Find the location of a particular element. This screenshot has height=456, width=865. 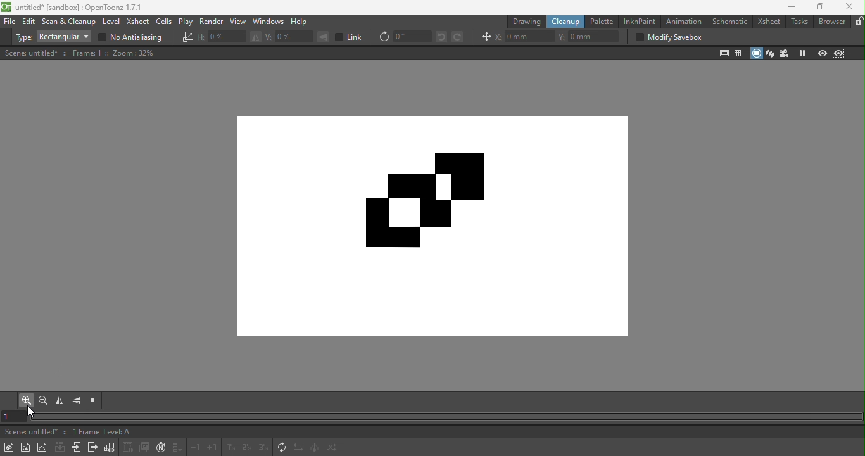

Camera stand view is located at coordinates (756, 53).